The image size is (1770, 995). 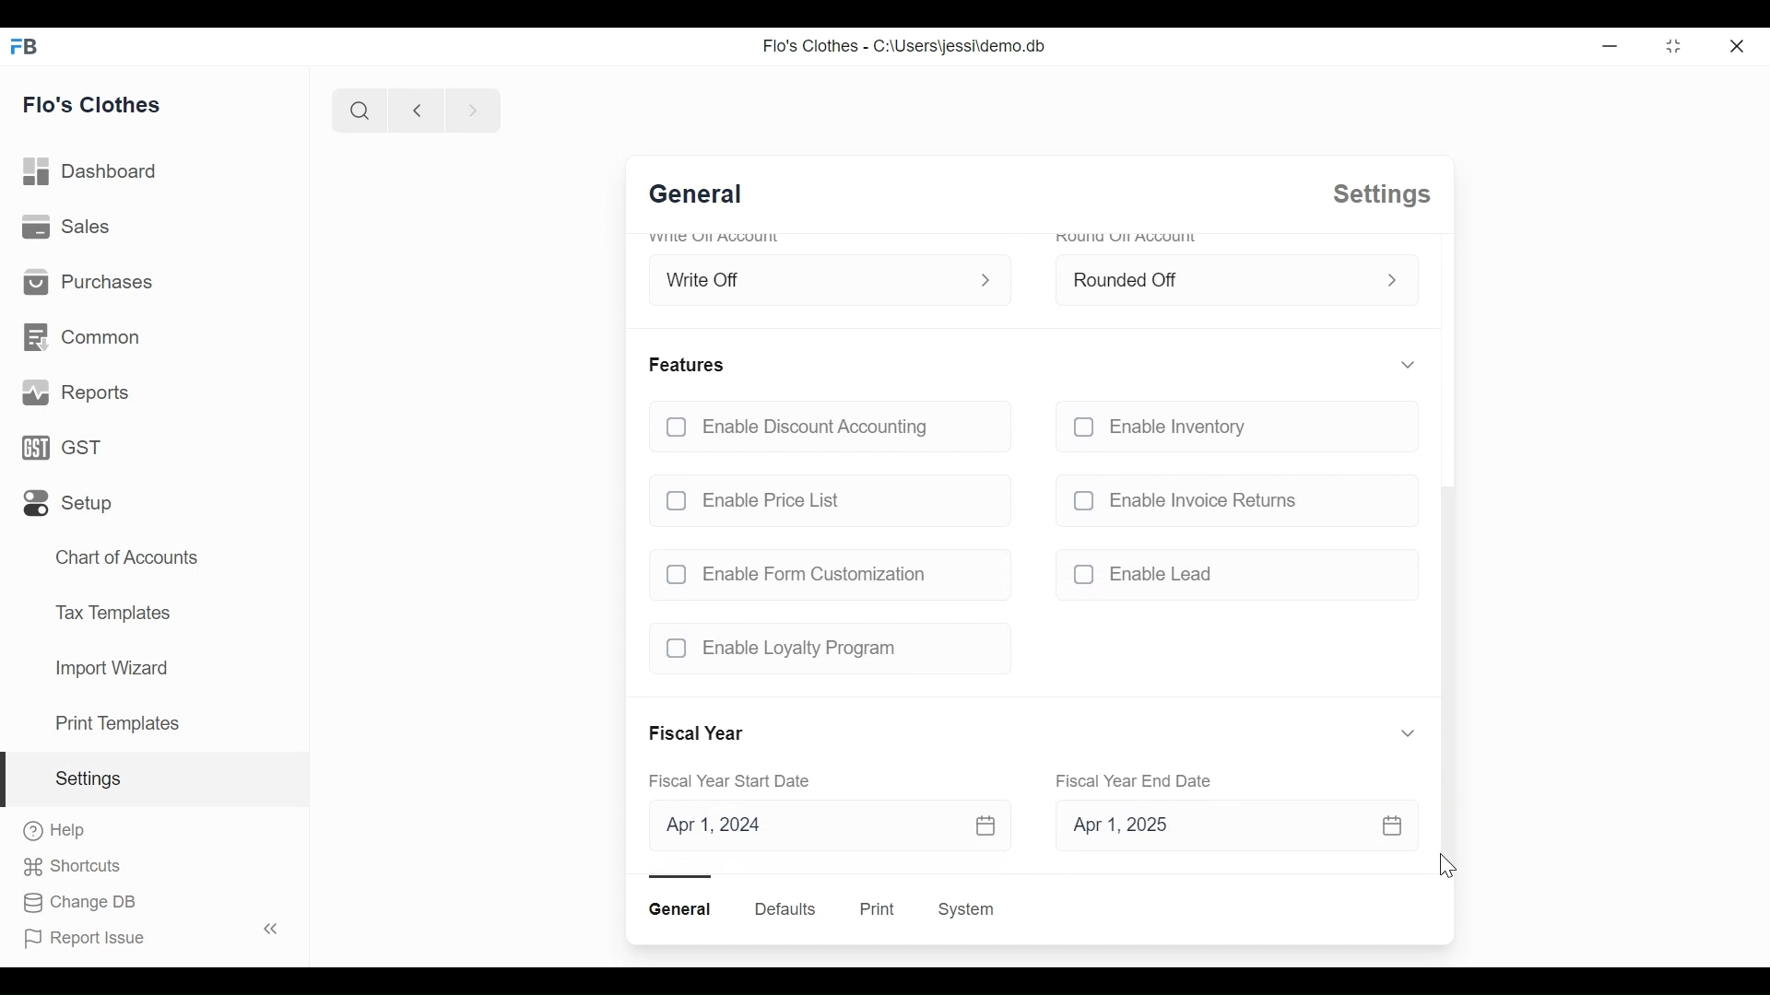 I want to click on Sales, so click(x=67, y=228).